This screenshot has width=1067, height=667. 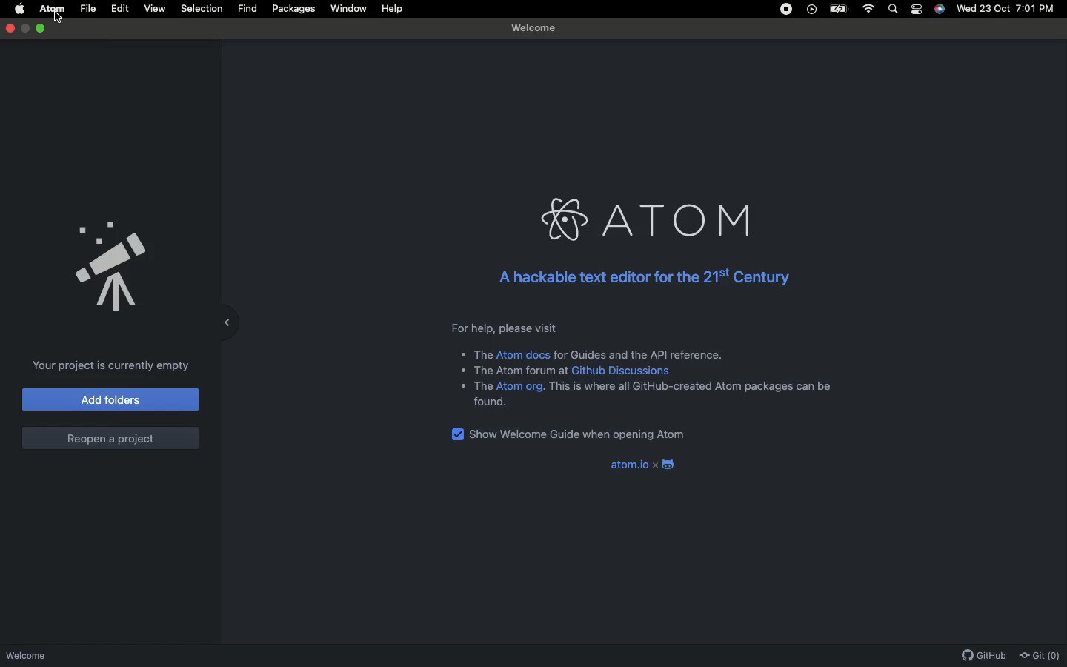 What do you see at coordinates (782, 9) in the screenshot?
I see `Recording` at bounding box center [782, 9].